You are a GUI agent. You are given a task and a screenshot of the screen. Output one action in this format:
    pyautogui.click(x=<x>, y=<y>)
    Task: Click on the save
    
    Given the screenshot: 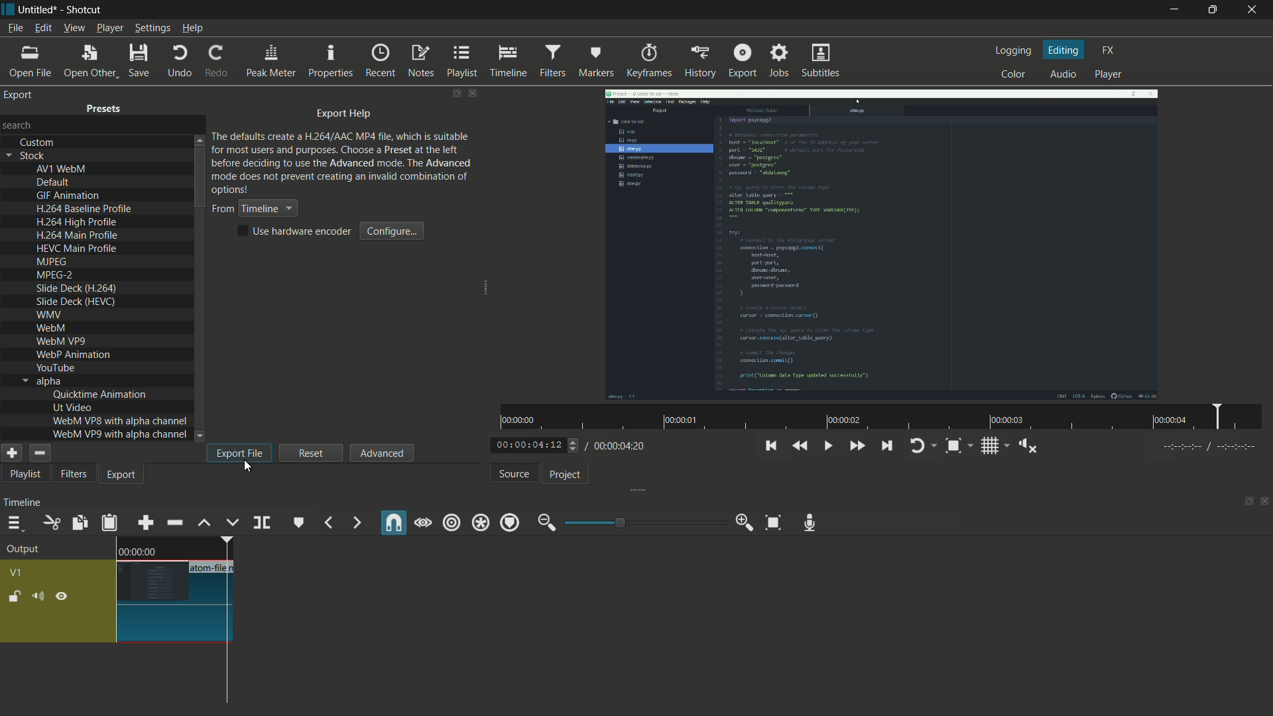 What is the action you would take?
    pyautogui.click(x=141, y=60)
    